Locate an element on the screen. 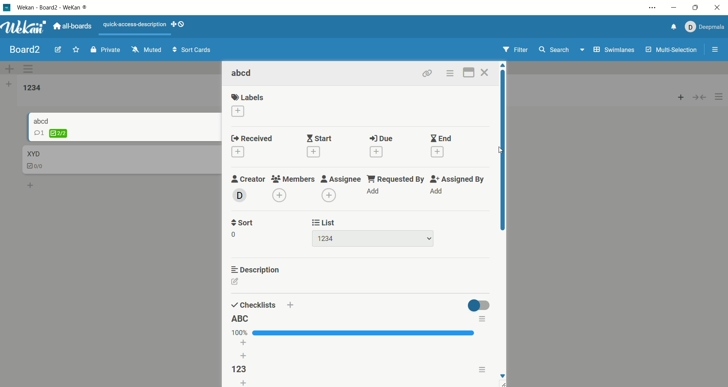 Image resolution: width=728 pixels, height=387 pixels. close is located at coordinates (716, 9).